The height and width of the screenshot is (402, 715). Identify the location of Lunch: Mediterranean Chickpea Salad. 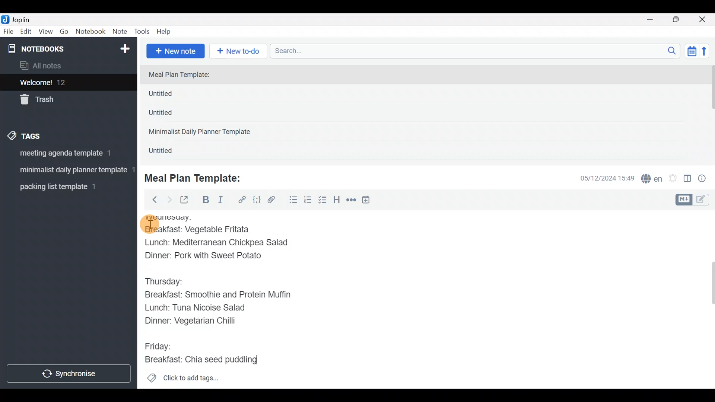
(223, 242).